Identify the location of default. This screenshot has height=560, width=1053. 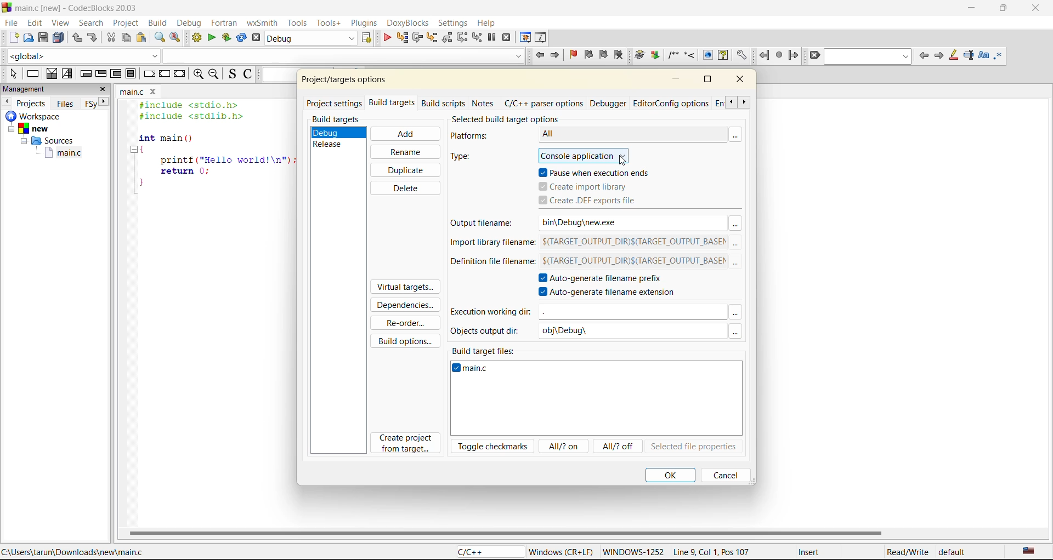
(954, 551).